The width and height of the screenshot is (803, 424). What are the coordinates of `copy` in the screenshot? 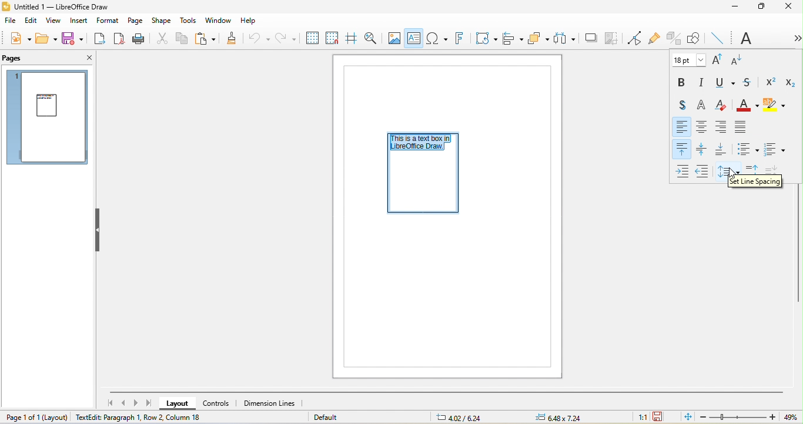 It's located at (183, 40).